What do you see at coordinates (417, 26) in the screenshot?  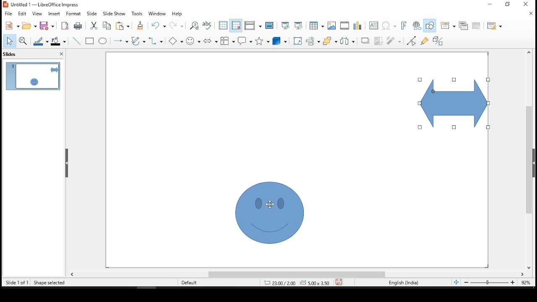 I see `insert hyperlink` at bounding box center [417, 26].